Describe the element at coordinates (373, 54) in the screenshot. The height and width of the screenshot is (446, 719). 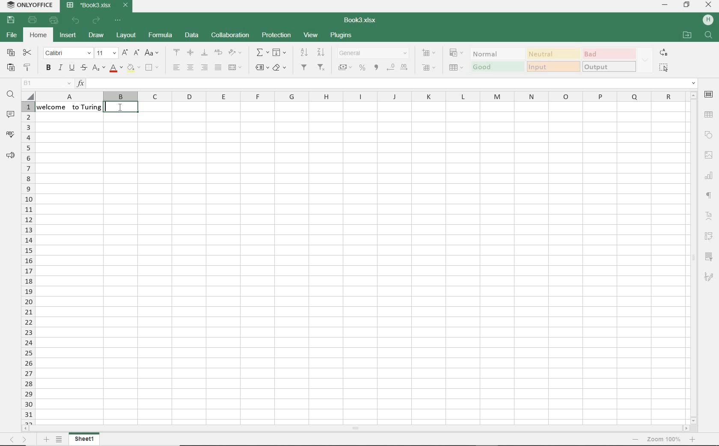
I see `number format` at that location.